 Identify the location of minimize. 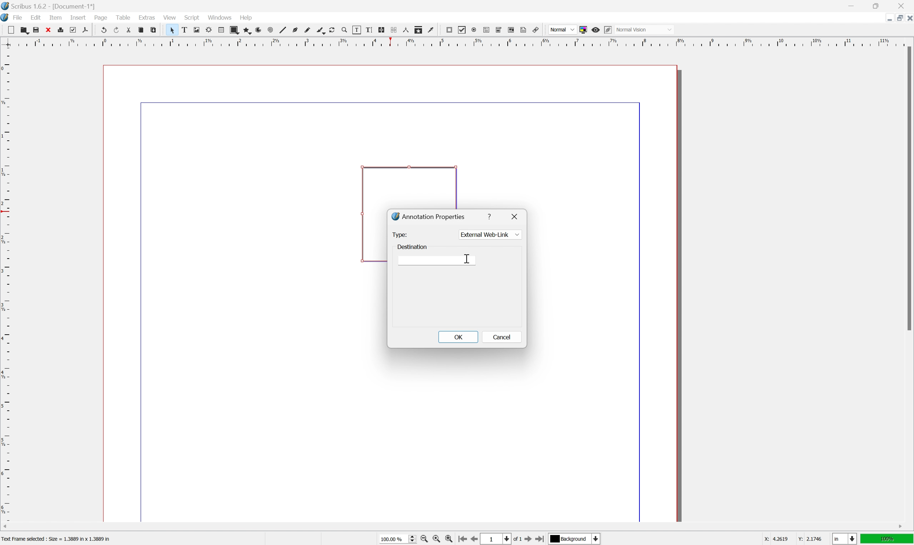
(887, 19).